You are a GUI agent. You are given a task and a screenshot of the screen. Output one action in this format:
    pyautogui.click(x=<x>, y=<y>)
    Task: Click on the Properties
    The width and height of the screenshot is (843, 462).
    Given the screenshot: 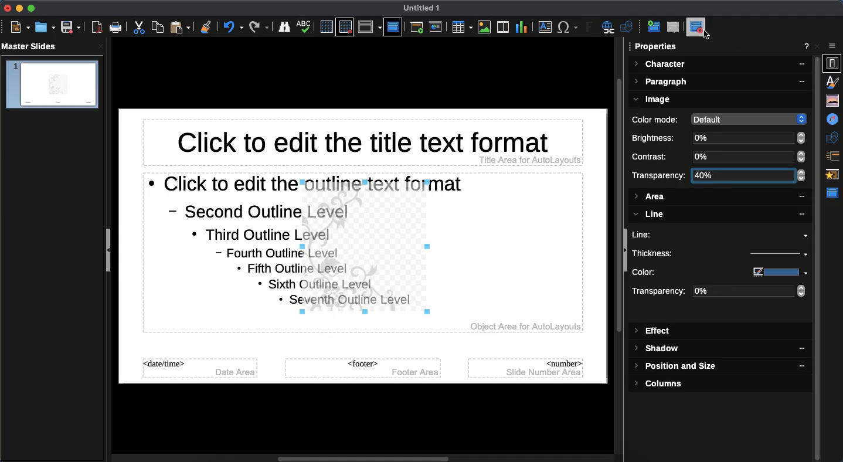 What is the action you would take?
    pyautogui.click(x=833, y=64)
    